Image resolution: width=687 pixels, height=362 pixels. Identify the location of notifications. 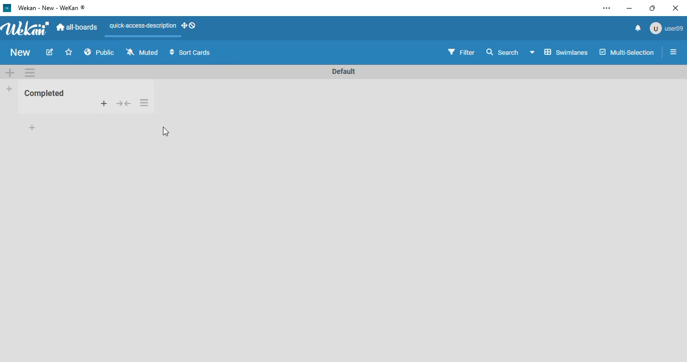
(639, 28).